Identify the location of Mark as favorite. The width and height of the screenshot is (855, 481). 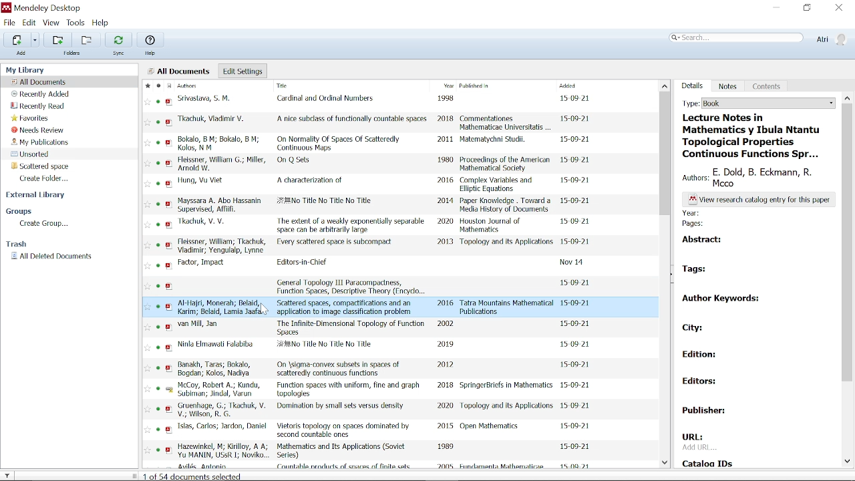
(146, 86).